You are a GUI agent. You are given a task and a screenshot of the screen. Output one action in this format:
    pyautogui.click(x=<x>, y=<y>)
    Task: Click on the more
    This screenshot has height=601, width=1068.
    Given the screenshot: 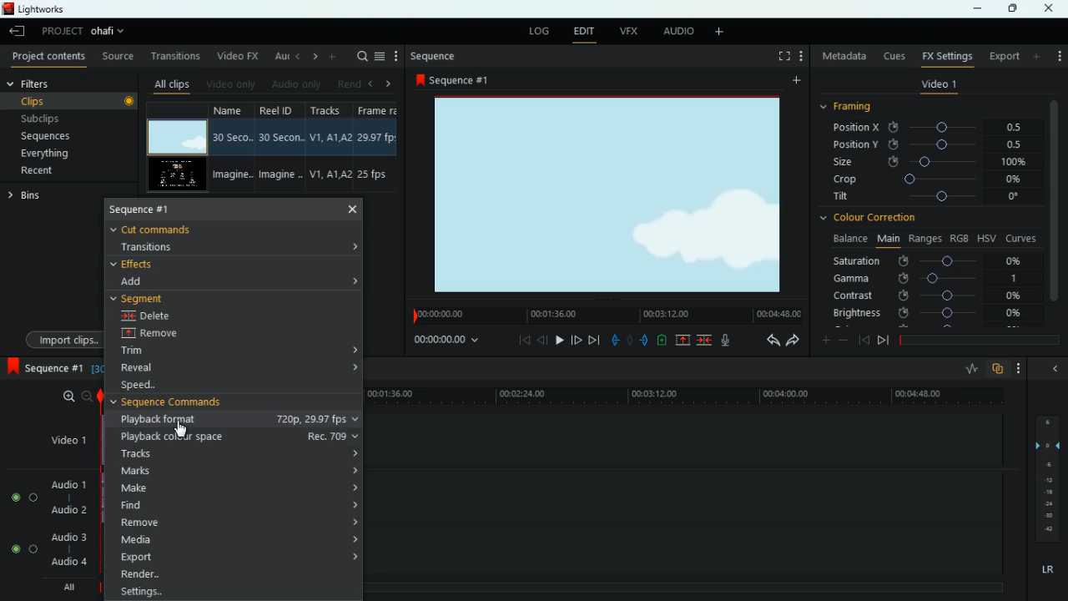 What is the action you would take?
    pyautogui.click(x=398, y=56)
    